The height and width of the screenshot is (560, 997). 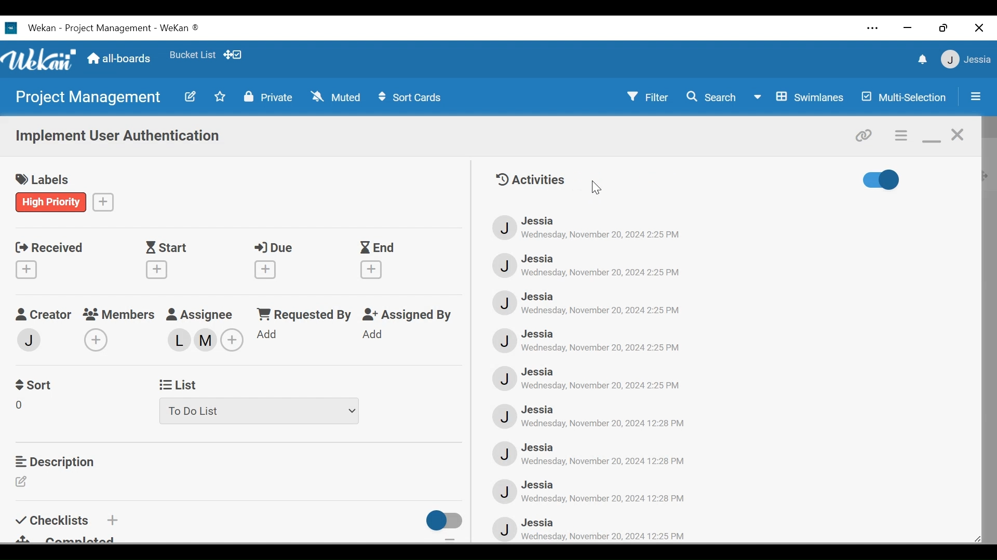 I want to click on Date, so click(x=602, y=349).